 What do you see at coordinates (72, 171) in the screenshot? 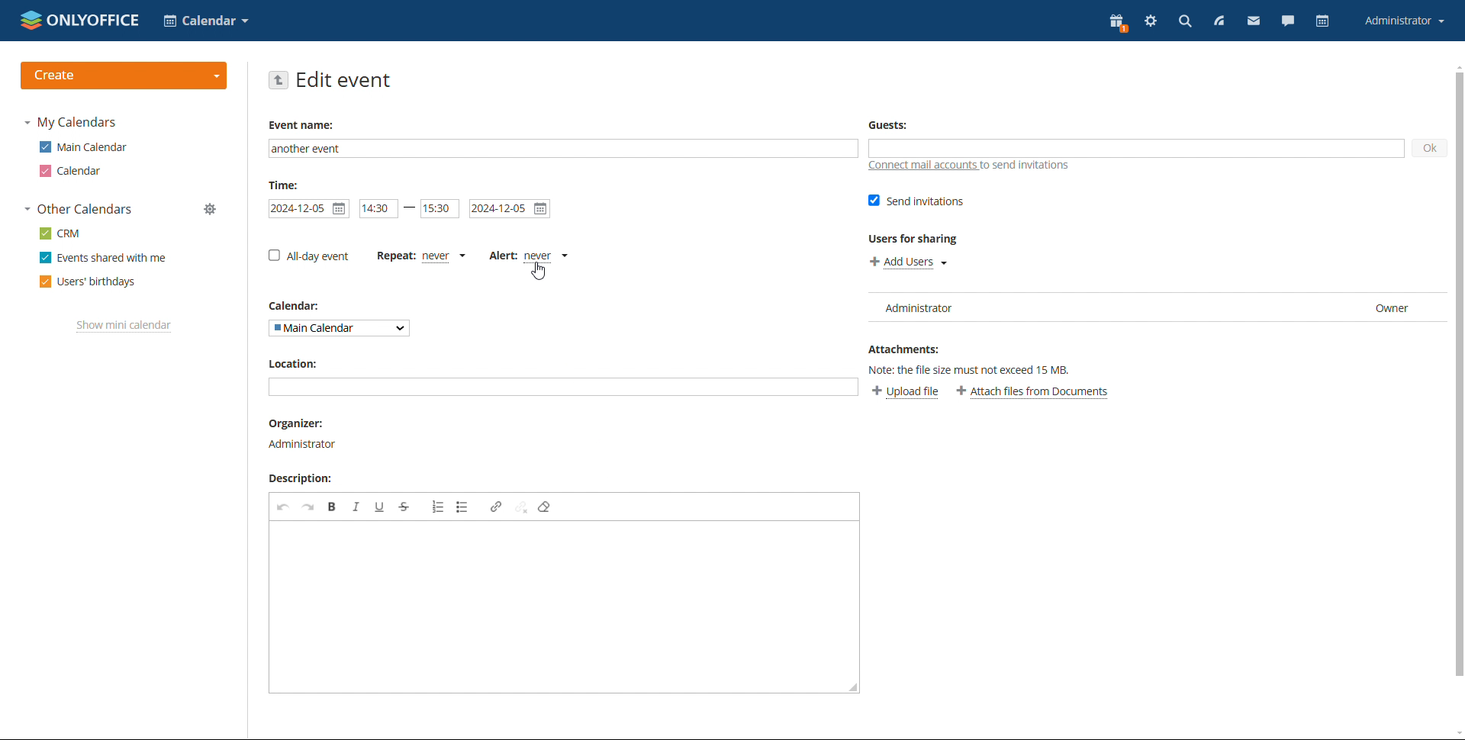
I see `calendar` at bounding box center [72, 171].